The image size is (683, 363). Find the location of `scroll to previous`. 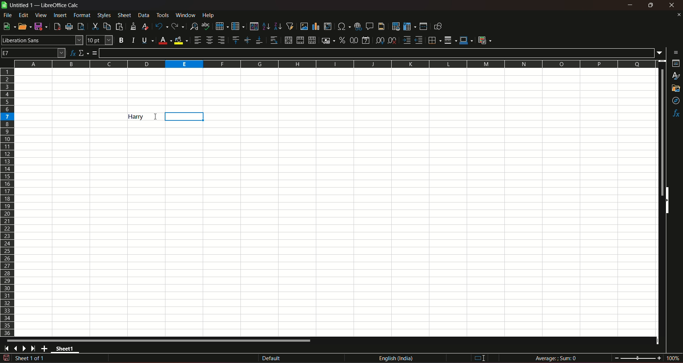

scroll to previous is located at coordinates (16, 349).